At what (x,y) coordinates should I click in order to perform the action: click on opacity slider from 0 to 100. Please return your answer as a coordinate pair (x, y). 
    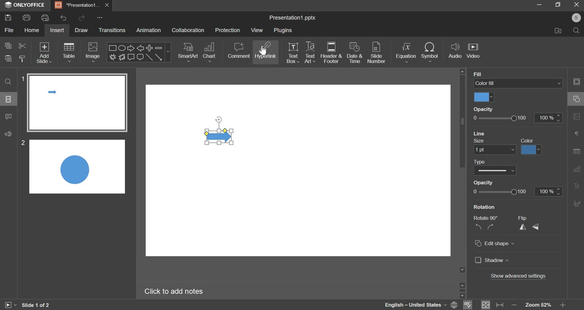
    Looking at the image, I should click on (518, 118).